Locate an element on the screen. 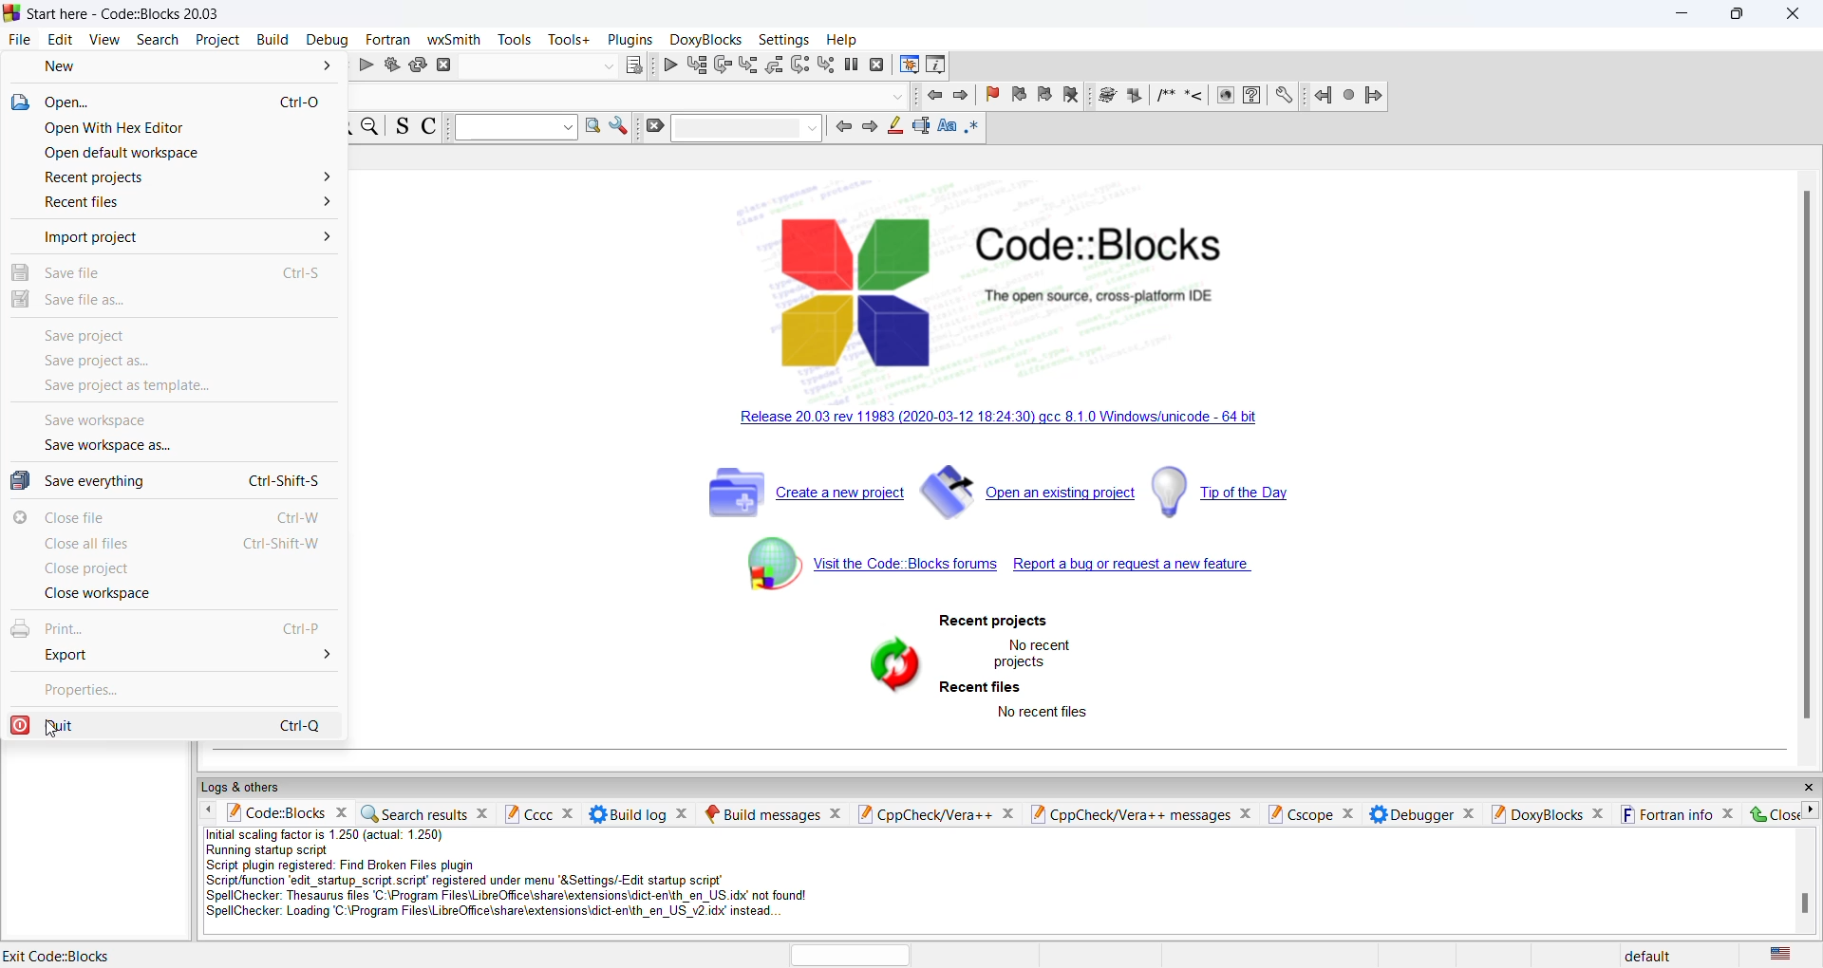  build is located at coordinates (1106, 95).